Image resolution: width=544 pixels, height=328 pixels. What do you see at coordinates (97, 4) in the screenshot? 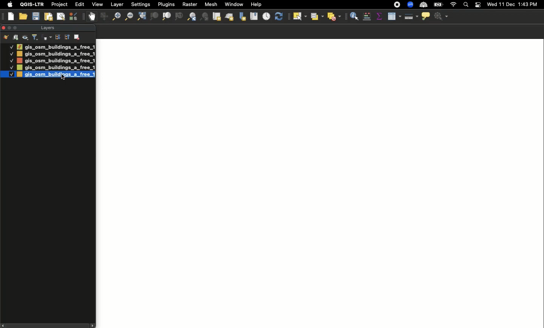
I see `View` at bounding box center [97, 4].